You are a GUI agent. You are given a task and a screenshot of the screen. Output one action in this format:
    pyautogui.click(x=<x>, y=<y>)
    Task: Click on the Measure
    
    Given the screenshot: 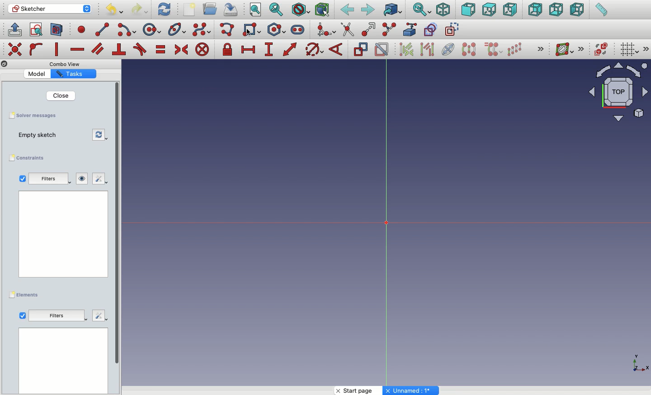 What is the action you would take?
    pyautogui.click(x=601, y=10)
    